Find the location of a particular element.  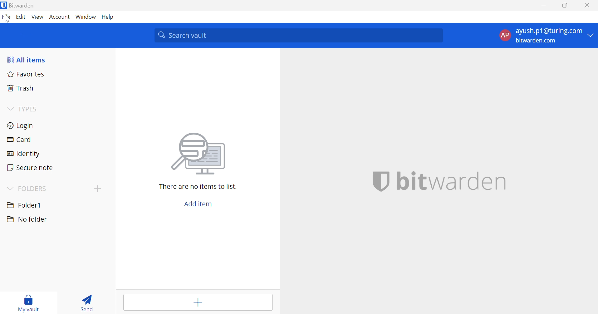

Search Vault is located at coordinates (300, 36).